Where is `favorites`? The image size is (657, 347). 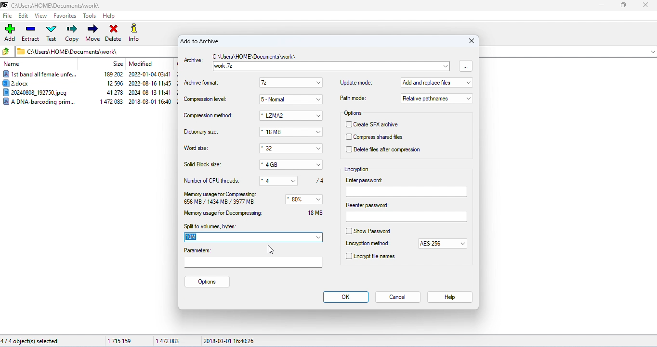 favorites is located at coordinates (66, 15).